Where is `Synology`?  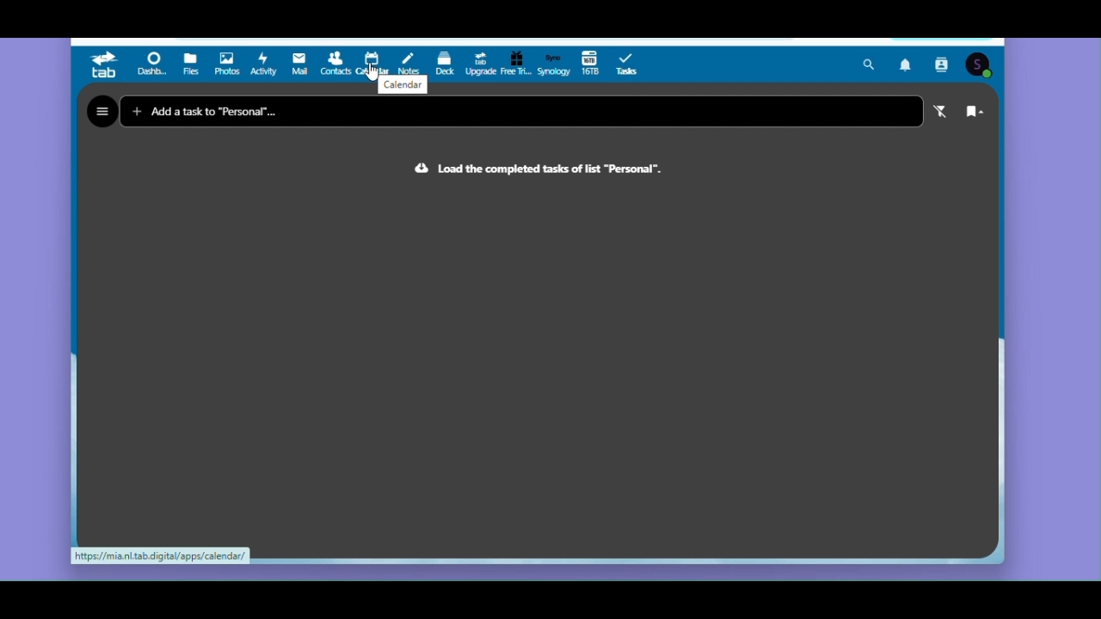
Synology is located at coordinates (553, 64).